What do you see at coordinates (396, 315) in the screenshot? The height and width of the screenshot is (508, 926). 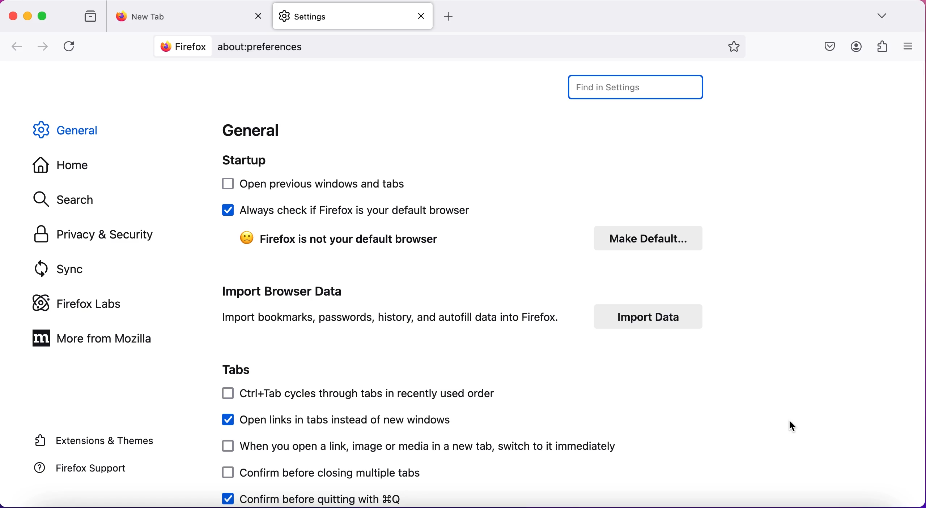 I see `import bookmarks, passwords, history, and autofill data into firefox` at bounding box center [396, 315].